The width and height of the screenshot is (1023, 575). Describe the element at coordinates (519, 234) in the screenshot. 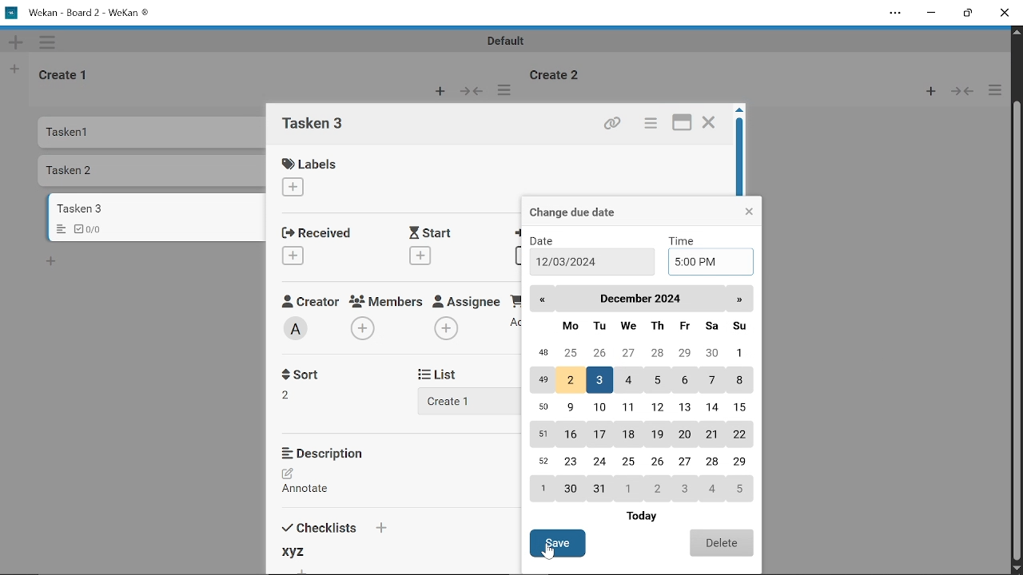

I see `Due` at that location.